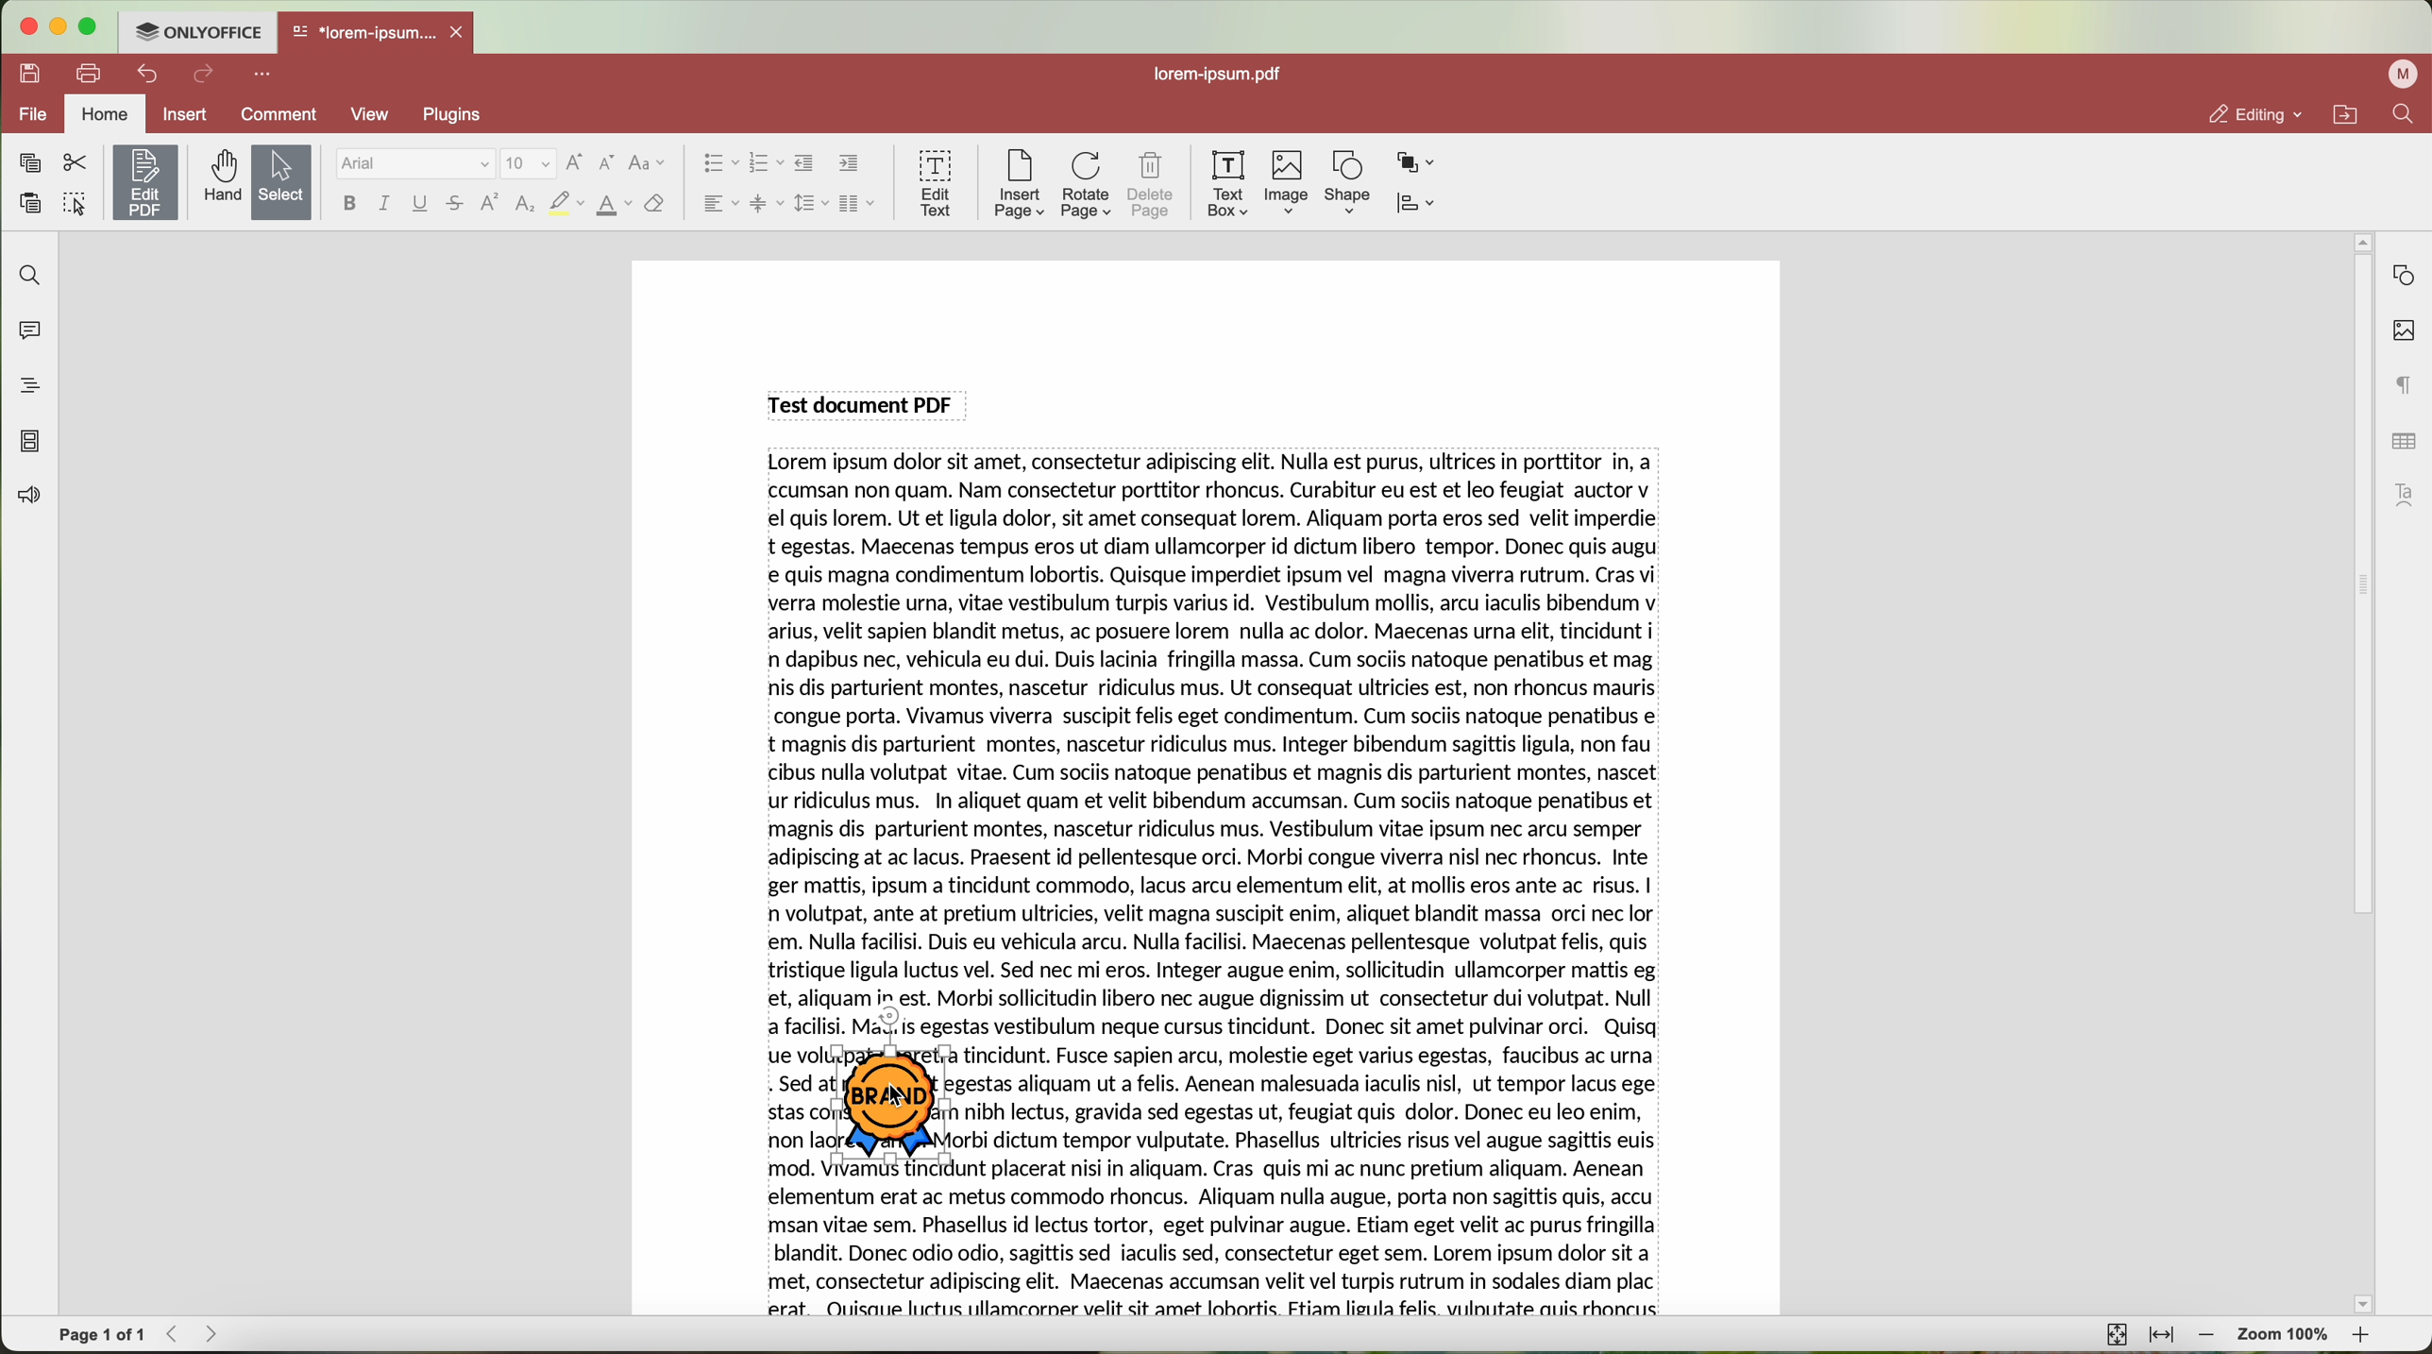 The image size is (2432, 1354). Describe the element at coordinates (76, 163) in the screenshot. I see `cut` at that location.